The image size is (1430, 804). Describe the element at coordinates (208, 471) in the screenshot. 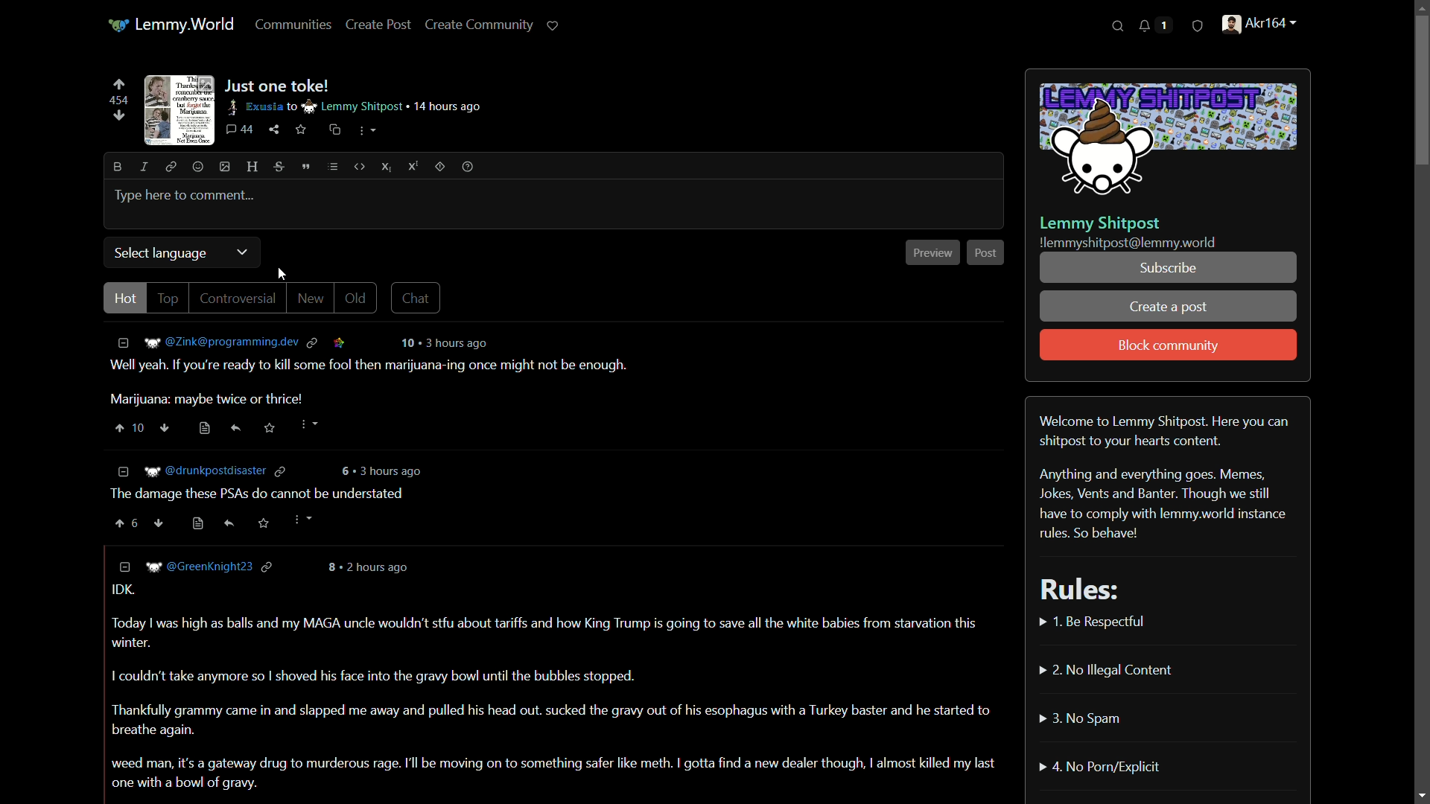

I see `@drunkpostdisaster` at that location.